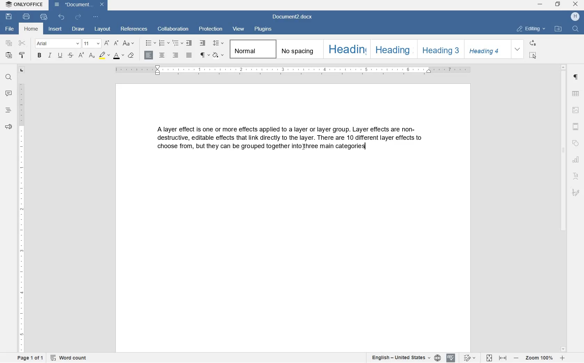  What do you see at coordinates (32, 30) in the screenshot?
I see `home` at bounding box center [32, 30].